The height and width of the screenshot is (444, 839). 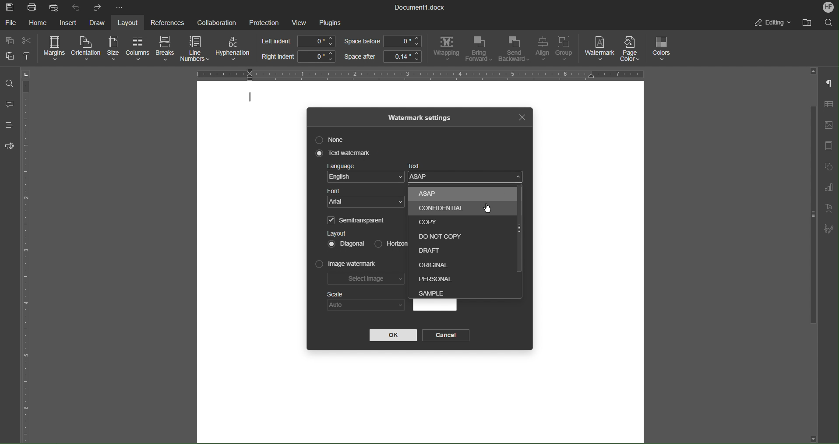 What do you see at coordinates (490, 209) in the screenshot?
I see `cursor` at bounding box center [490, 209].